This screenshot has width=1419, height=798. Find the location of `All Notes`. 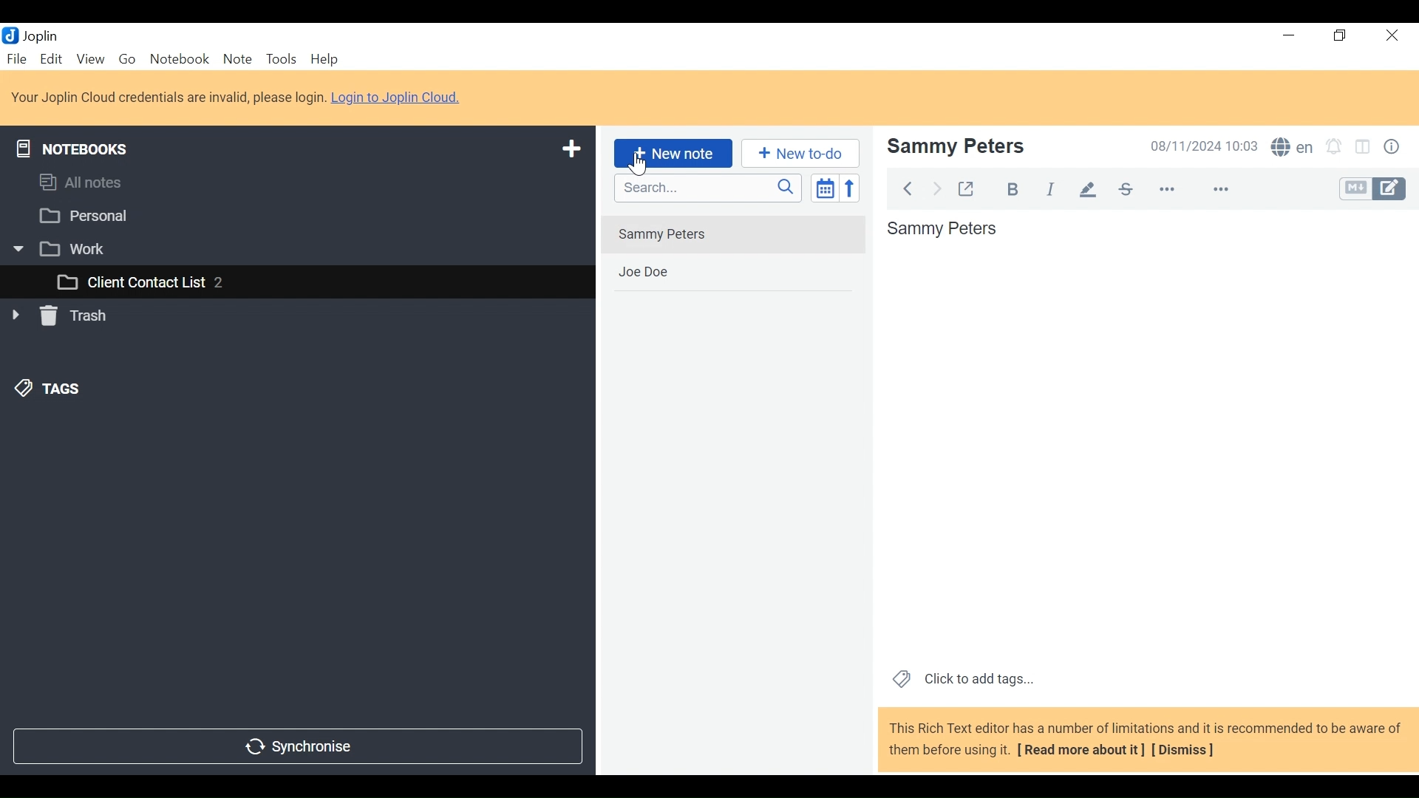

All Notes is located at coordinates (296, 185).